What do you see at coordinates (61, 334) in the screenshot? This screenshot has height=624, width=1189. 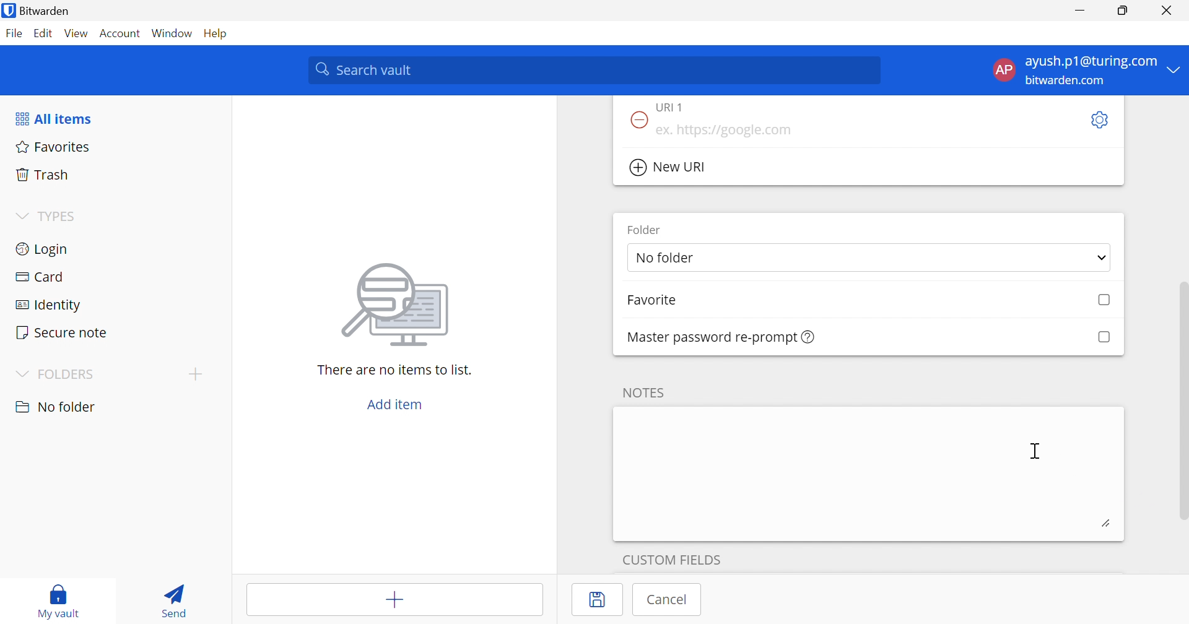 I see `Secure note` at bounding box center [61, 334].